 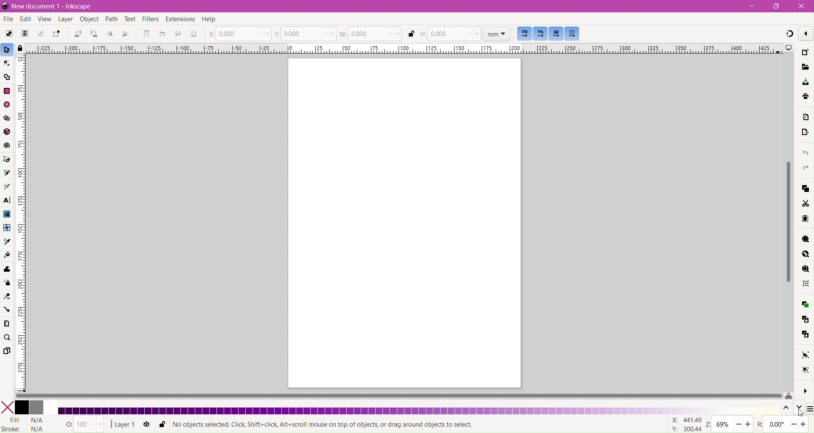 What do you see at coordinates (93, 34) in the screenshot?
I see `Object Rotate 90` at bounding box center [93, 34].